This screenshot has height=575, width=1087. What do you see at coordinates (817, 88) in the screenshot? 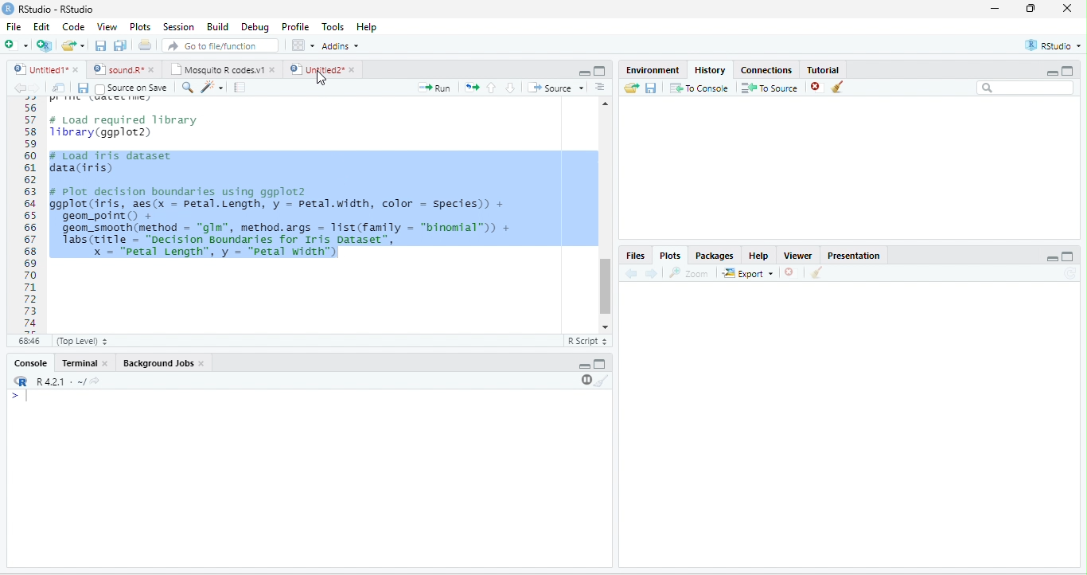
I see `close file` at bounding box center [817, 88].